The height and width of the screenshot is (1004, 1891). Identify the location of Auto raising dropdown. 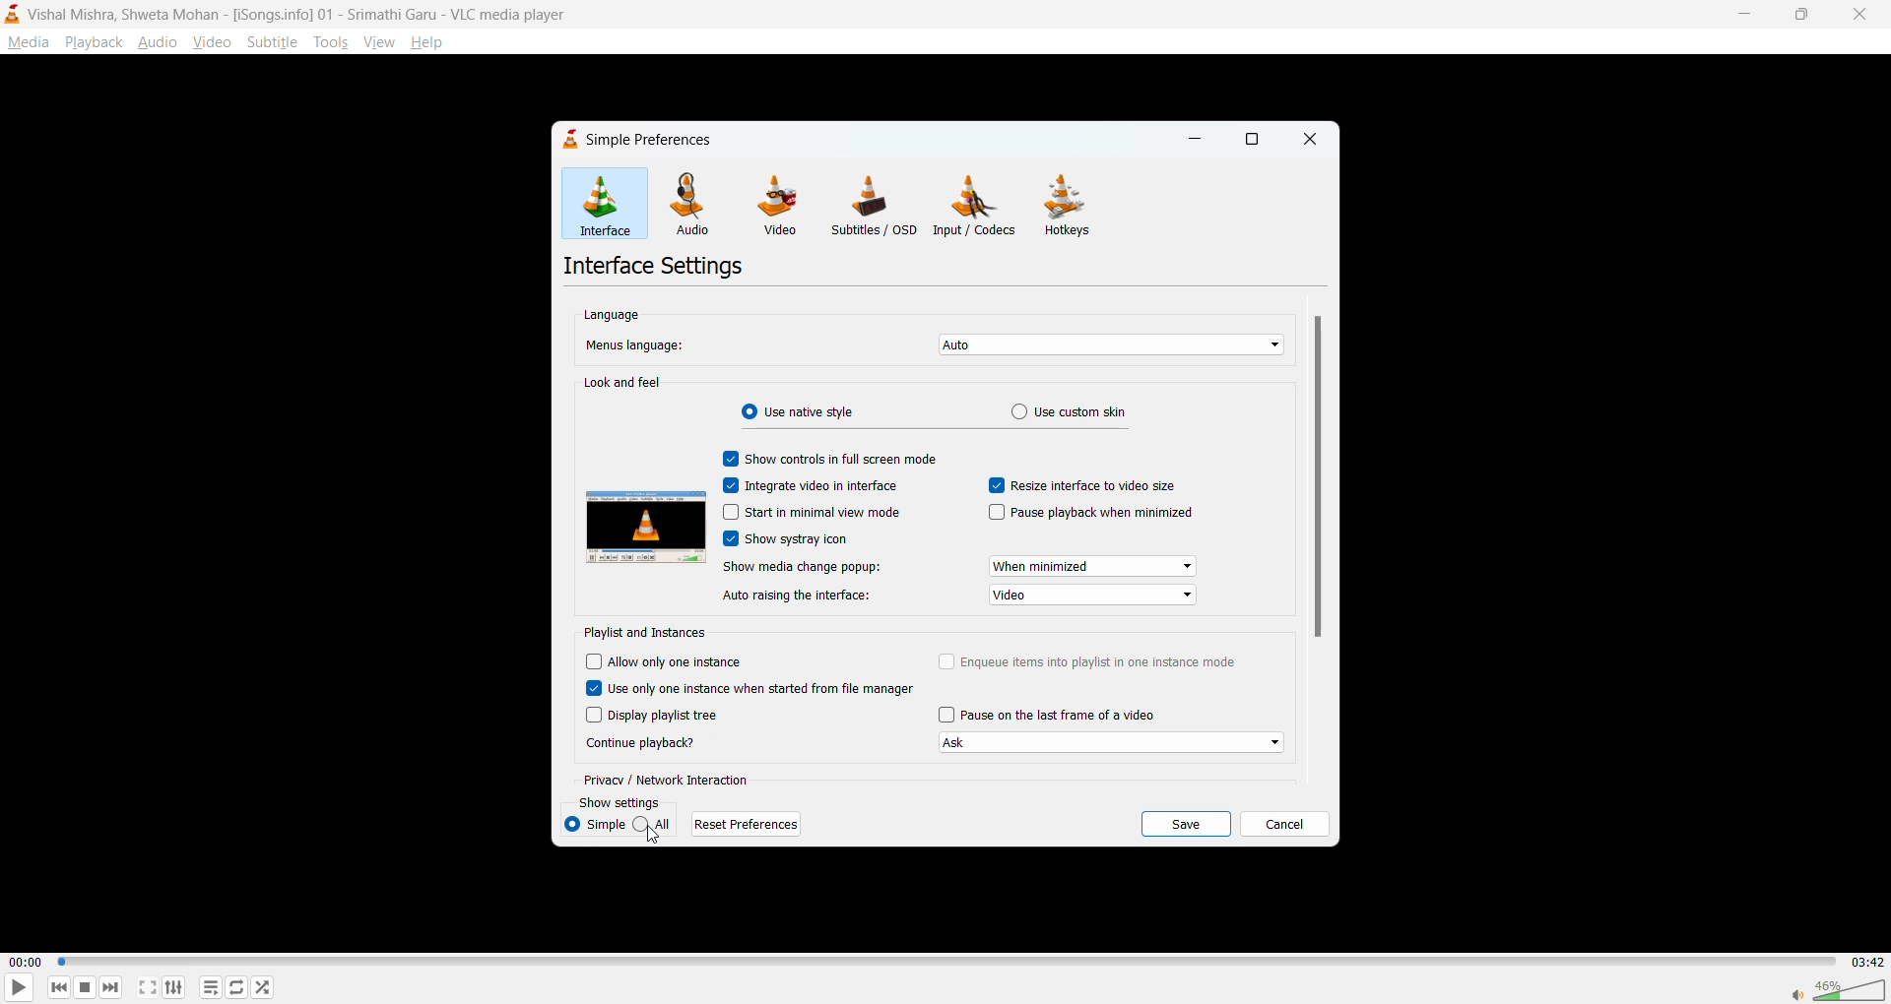
(1090, 595).